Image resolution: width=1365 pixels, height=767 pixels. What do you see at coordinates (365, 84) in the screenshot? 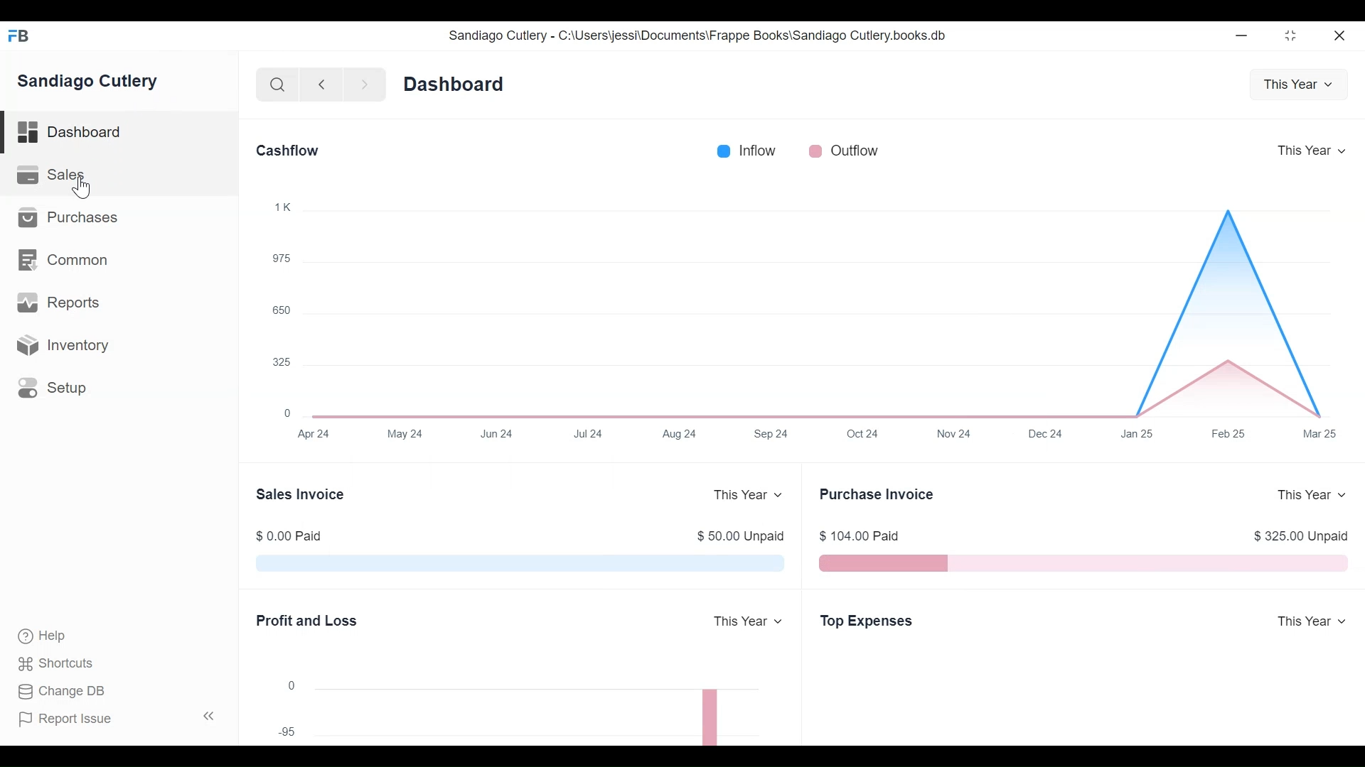
I see `forward` at bounding box center [365, 84].